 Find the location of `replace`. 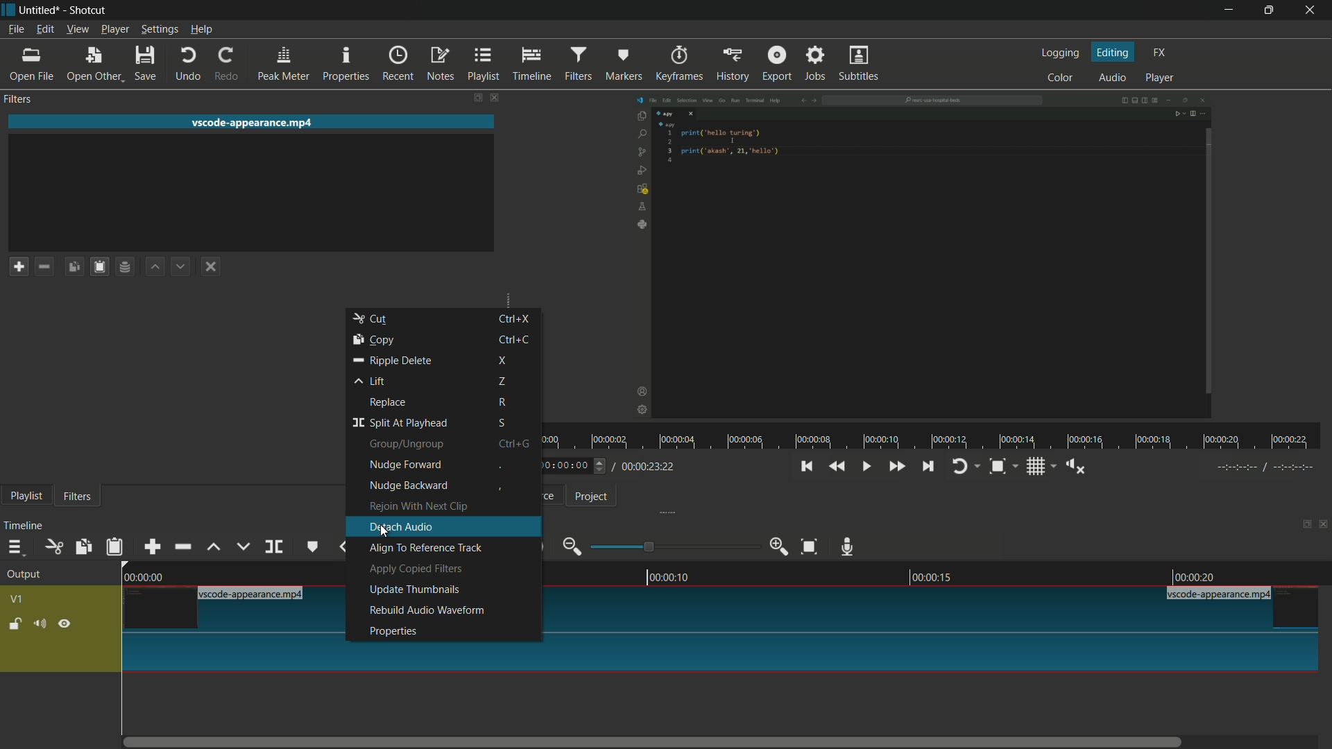

replace is located at coordinates (388, 402).